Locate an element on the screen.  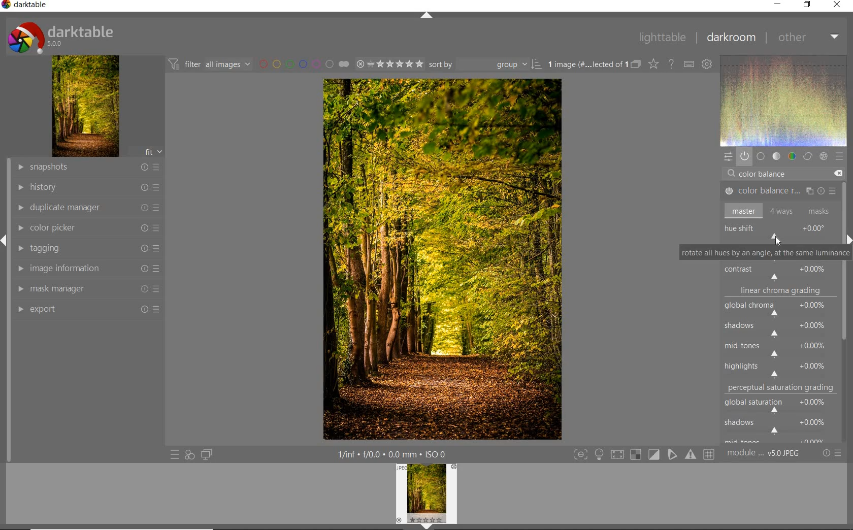
perceptual saturation grading is located at coordinates (782, 388).